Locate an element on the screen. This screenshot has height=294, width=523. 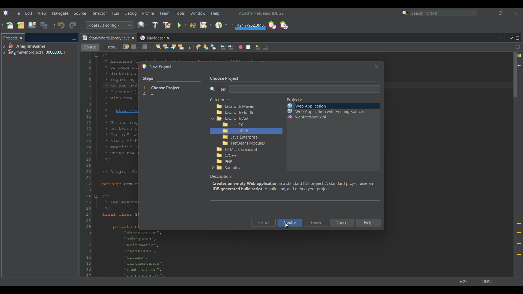
Section title is located at coordinates (295, 100).